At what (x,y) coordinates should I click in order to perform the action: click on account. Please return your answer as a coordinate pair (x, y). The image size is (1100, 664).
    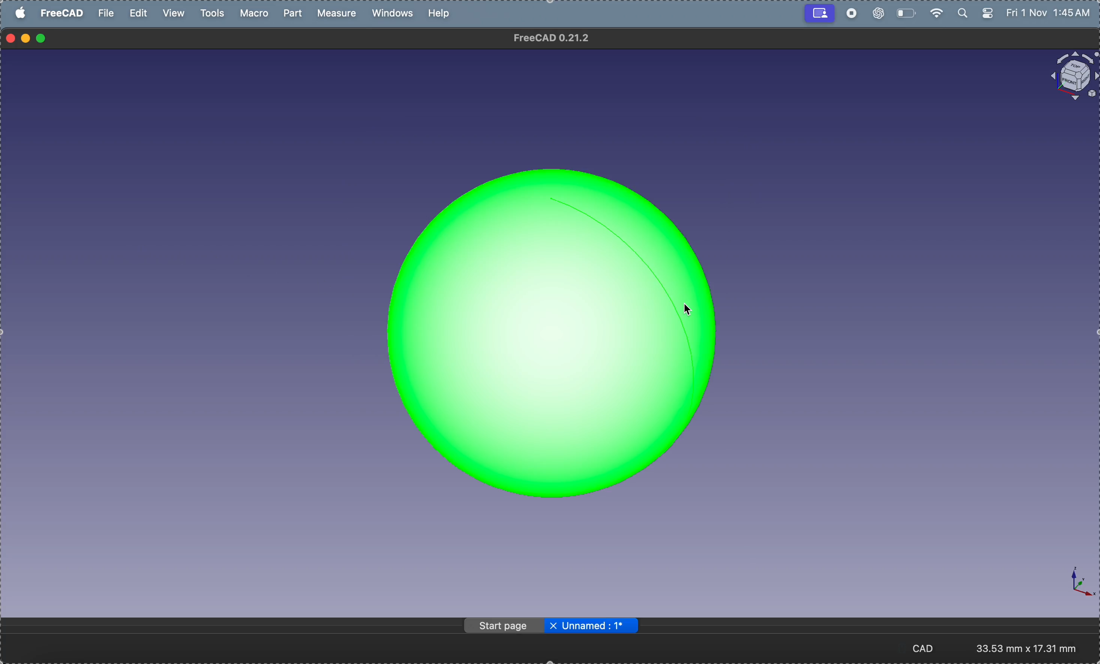
    Looking at the image, I should click on (821, 14).